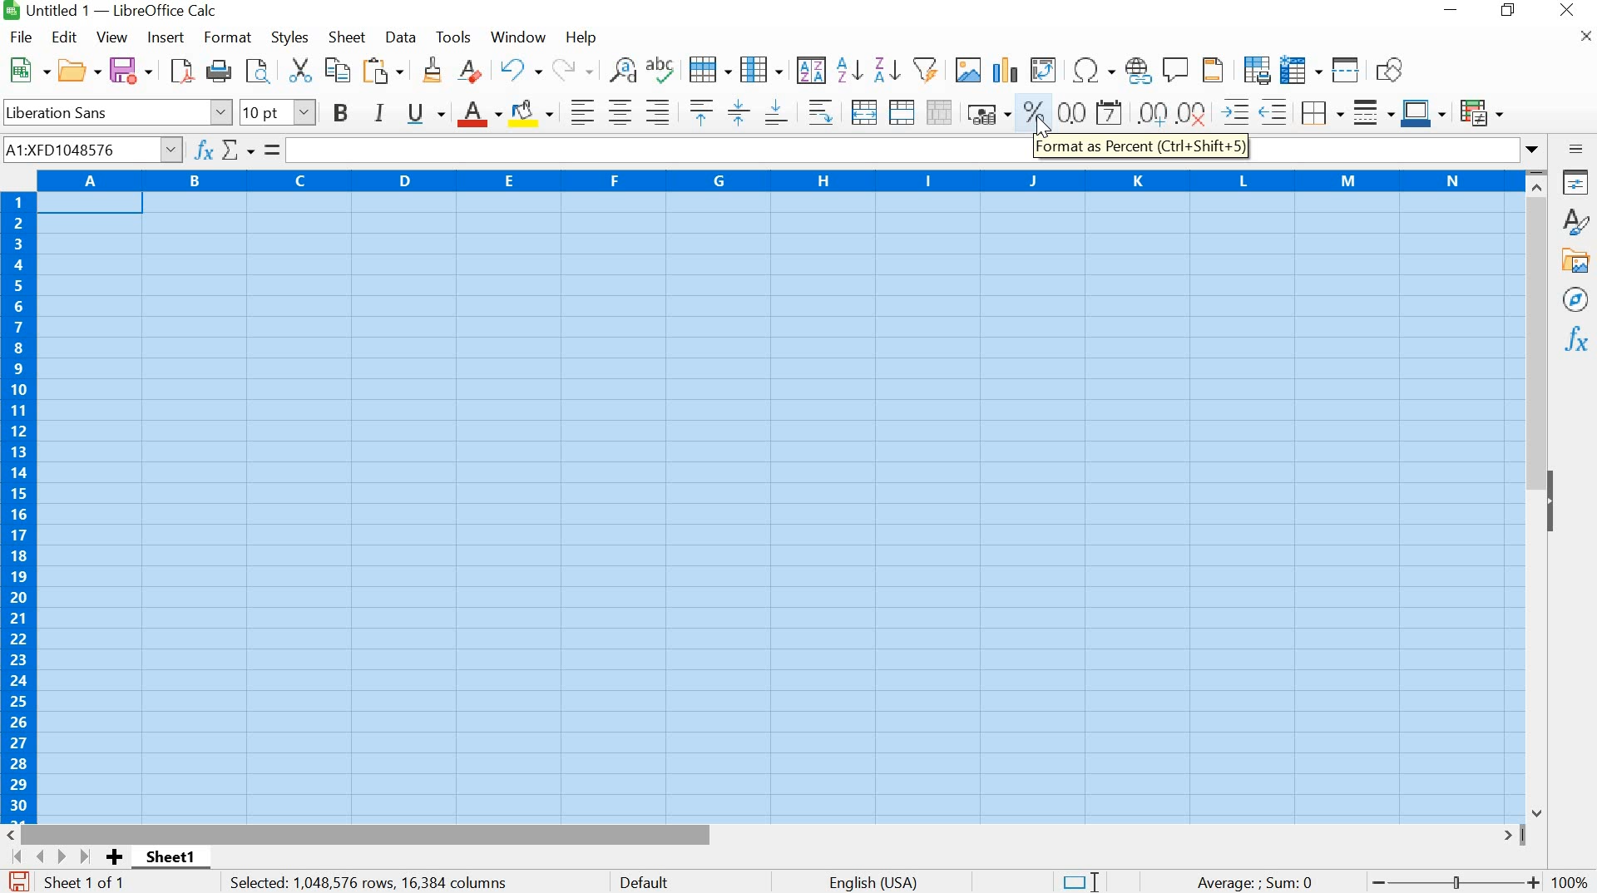 The image size is (1597, 893). What do you see at coordinates (1486, 114) in the screenshot?
I see `Conditional` at bounding box center [1486, 114].